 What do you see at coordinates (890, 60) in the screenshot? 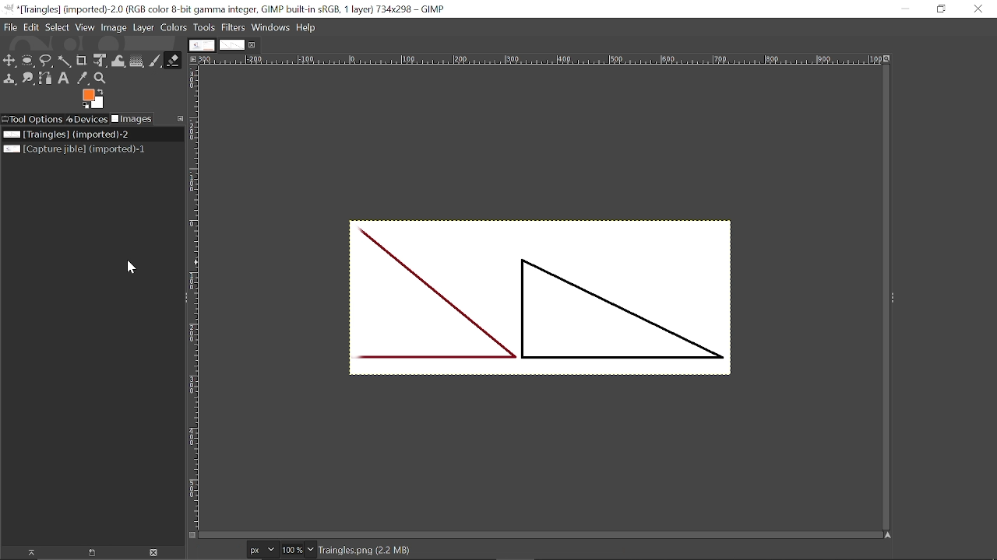
I see `Zoom when window size changes` at bounding box center [890, 60].